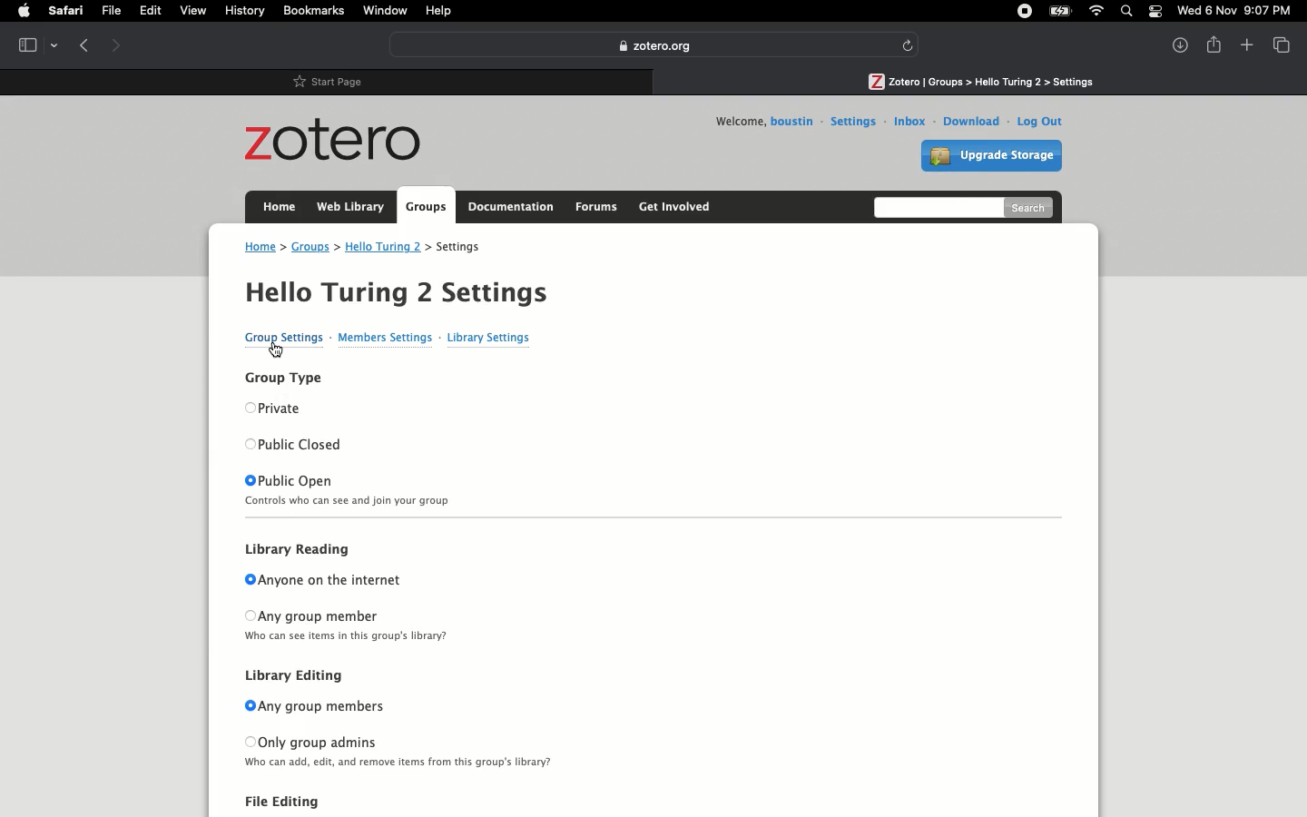  What do you see at coordinates (276, 408) in the screenshot?
I see `Private` at bounding box center [276, 408].